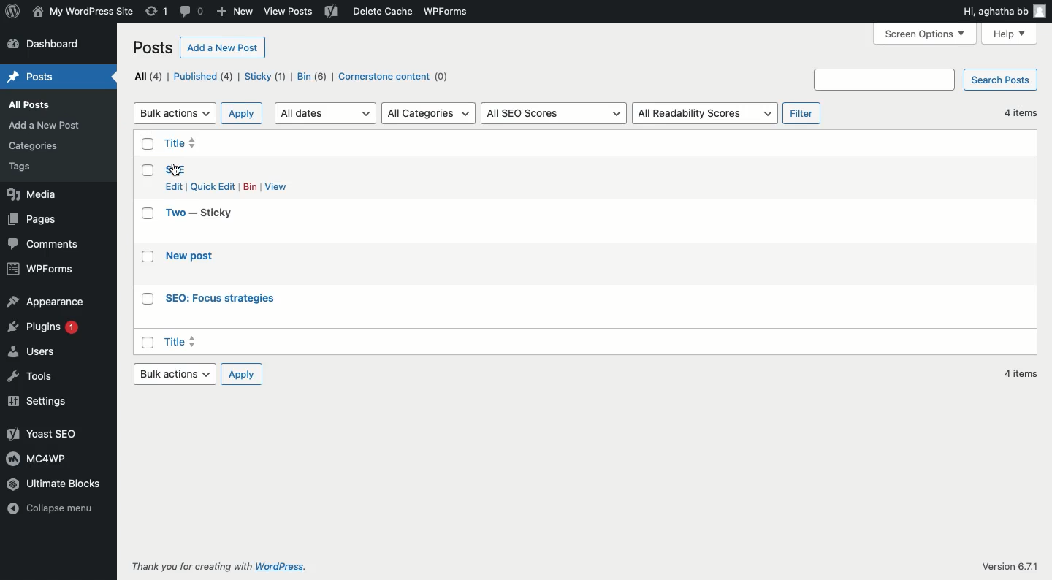 The image size is (1052, 580). What do you see at coordinates (47, 303) in the screenshot?
I see `Appearance` at bounding box center [47, 303].